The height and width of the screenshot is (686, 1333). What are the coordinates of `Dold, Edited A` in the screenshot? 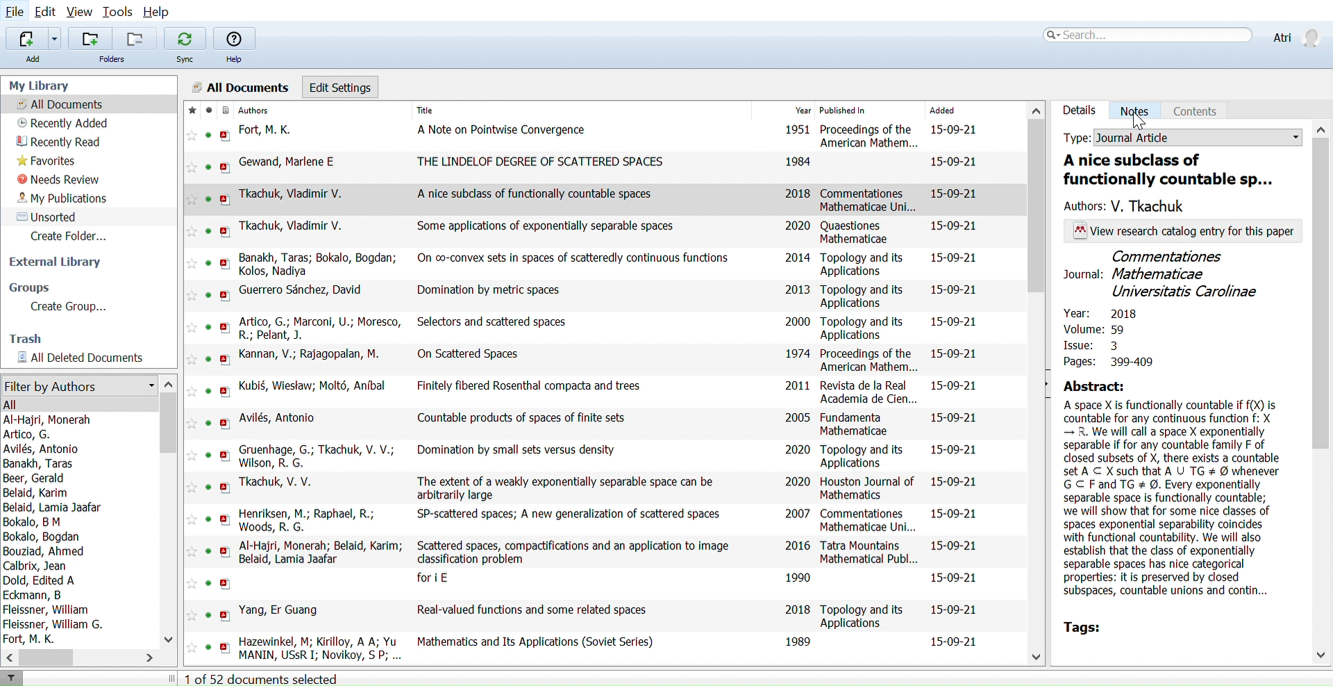 It's located at (41, 580).